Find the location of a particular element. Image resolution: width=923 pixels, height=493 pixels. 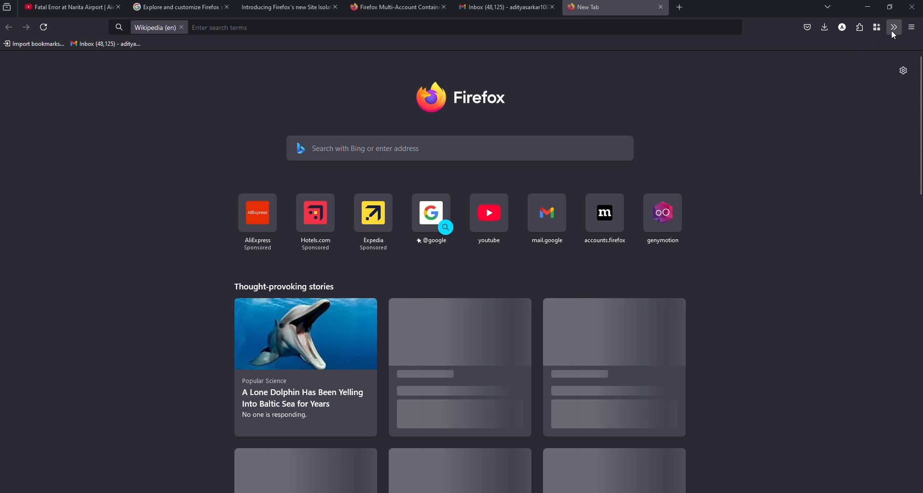

close is located at coordinates (117, 7).